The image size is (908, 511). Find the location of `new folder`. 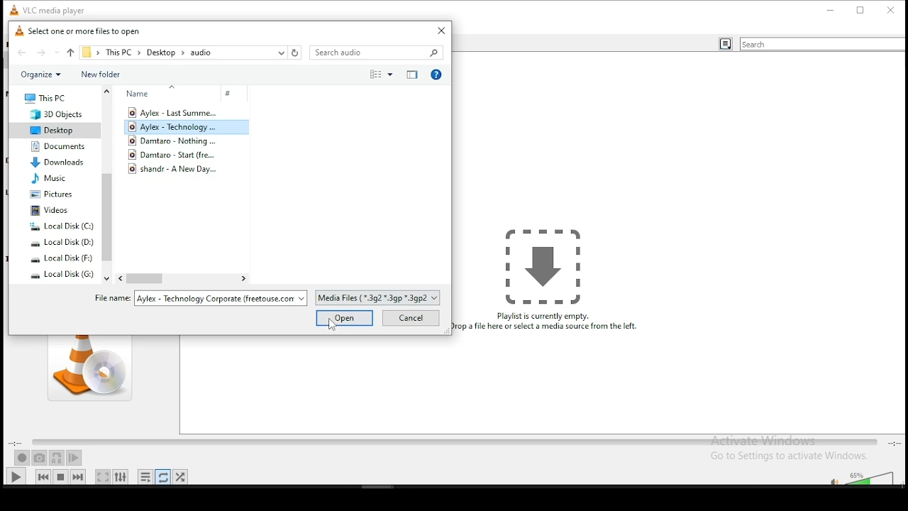

new folder is located at coordinates (102, 75).